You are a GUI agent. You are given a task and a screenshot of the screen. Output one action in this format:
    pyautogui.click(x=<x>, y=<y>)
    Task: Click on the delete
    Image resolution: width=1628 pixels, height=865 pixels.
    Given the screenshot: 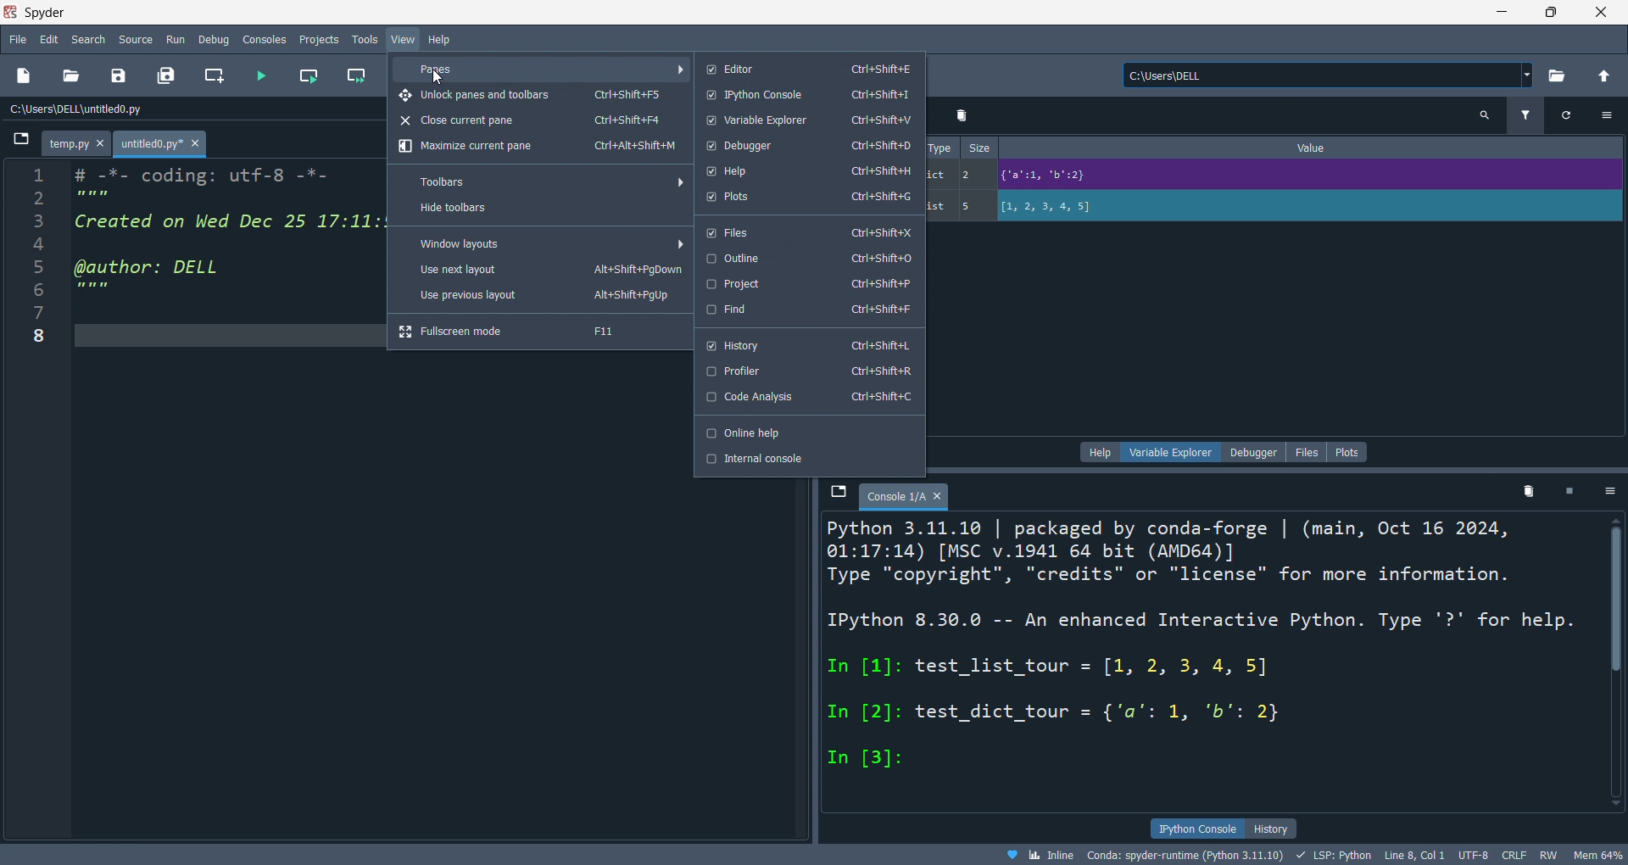 What is the action you would take?
    pyautogui.click(x=963, y=115)
    